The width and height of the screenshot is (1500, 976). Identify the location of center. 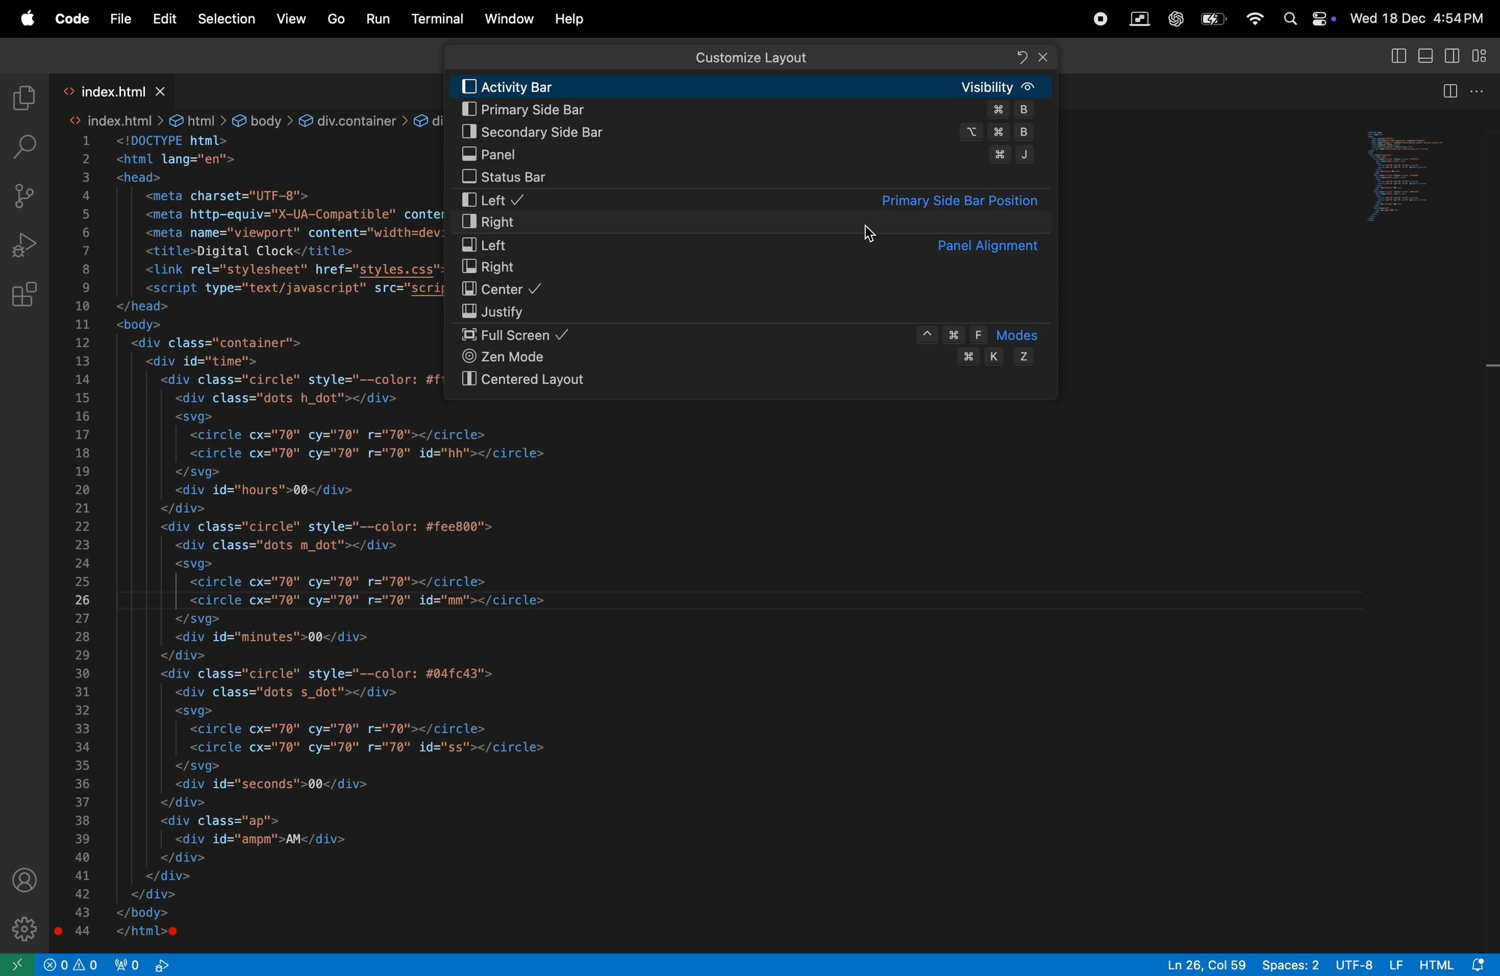
(755, 291).